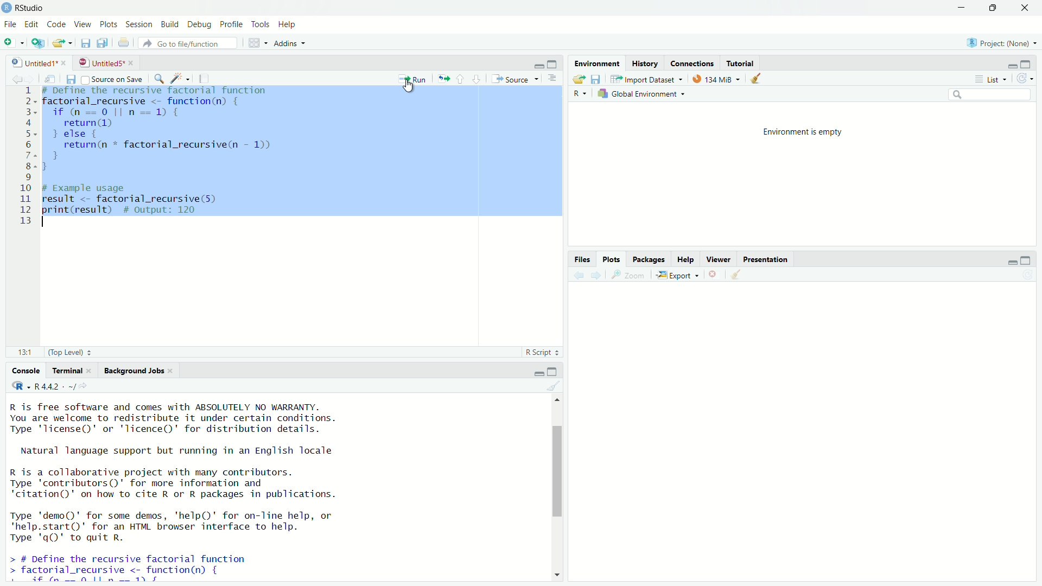 This screenshot has width=1042, height=586. Describe the element at coordinates (39, 44) in the screenshot. I see `Create a project` at that location.